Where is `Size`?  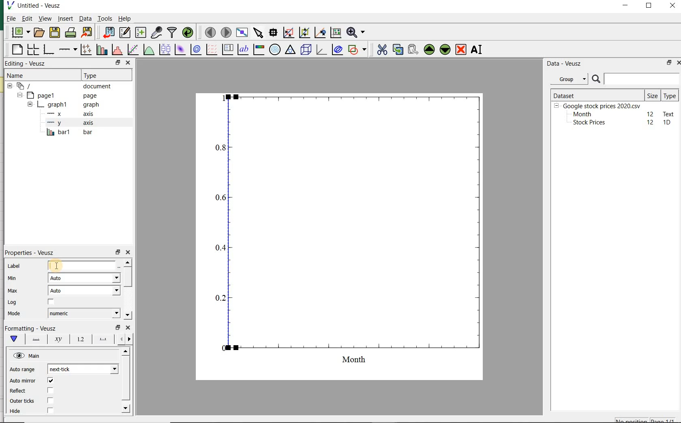
Size is located at coordinates (653, 95).